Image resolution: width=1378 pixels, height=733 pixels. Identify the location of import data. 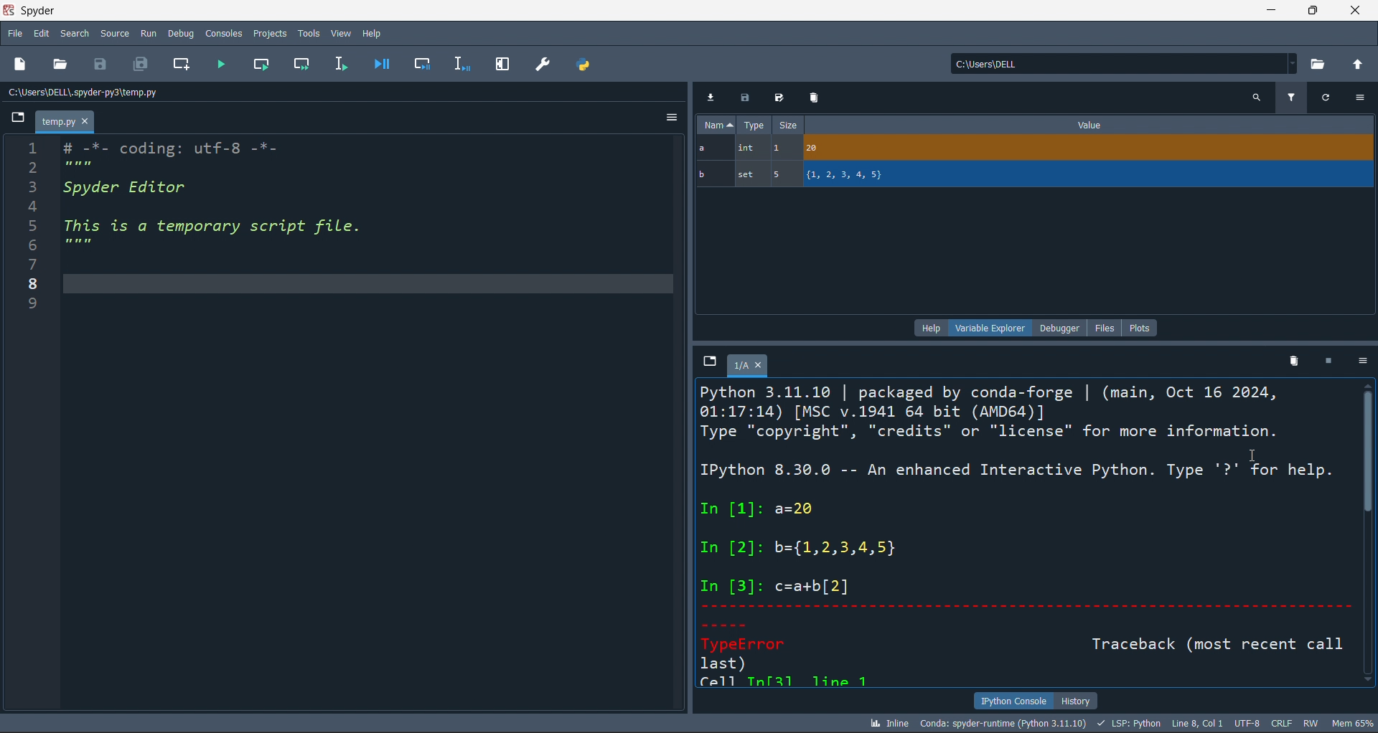
(712, 95).